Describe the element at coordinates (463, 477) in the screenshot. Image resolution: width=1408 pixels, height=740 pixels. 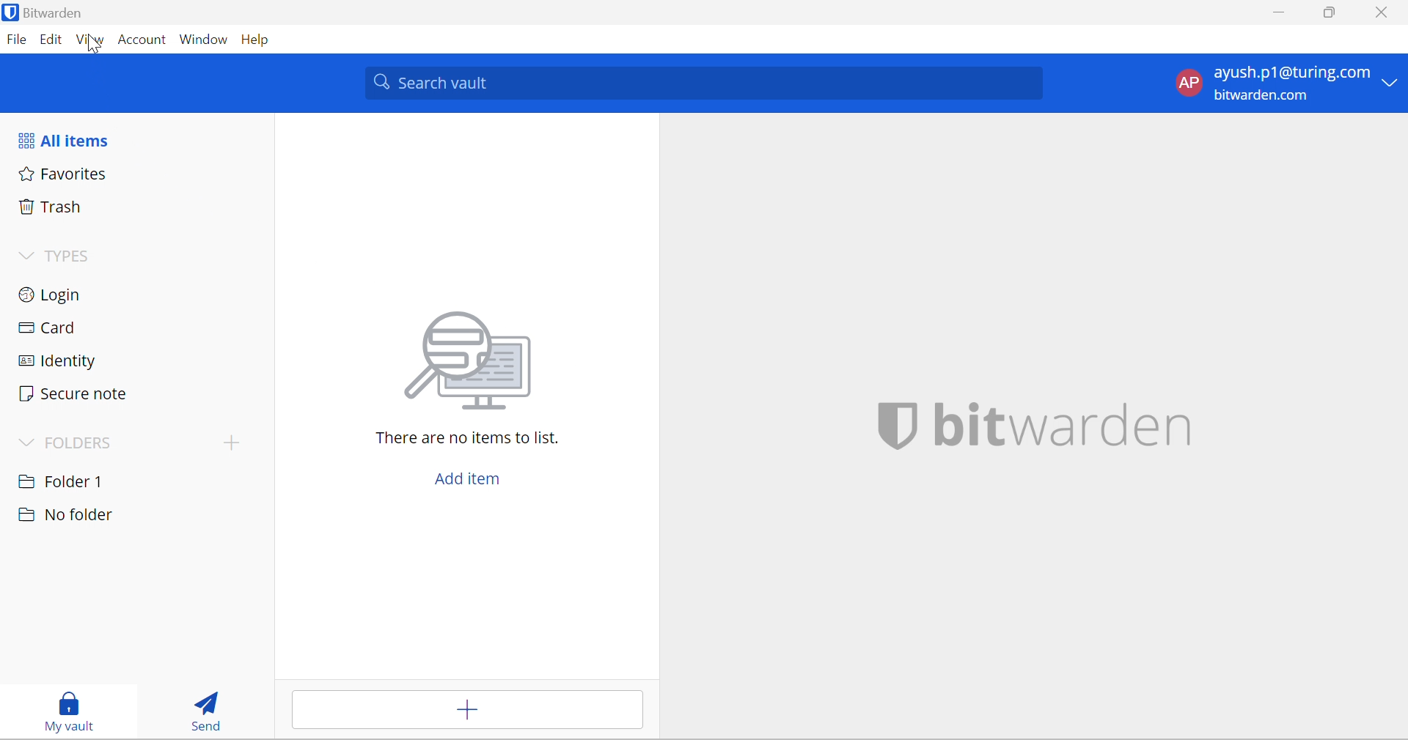
I see `Add item` at that location.